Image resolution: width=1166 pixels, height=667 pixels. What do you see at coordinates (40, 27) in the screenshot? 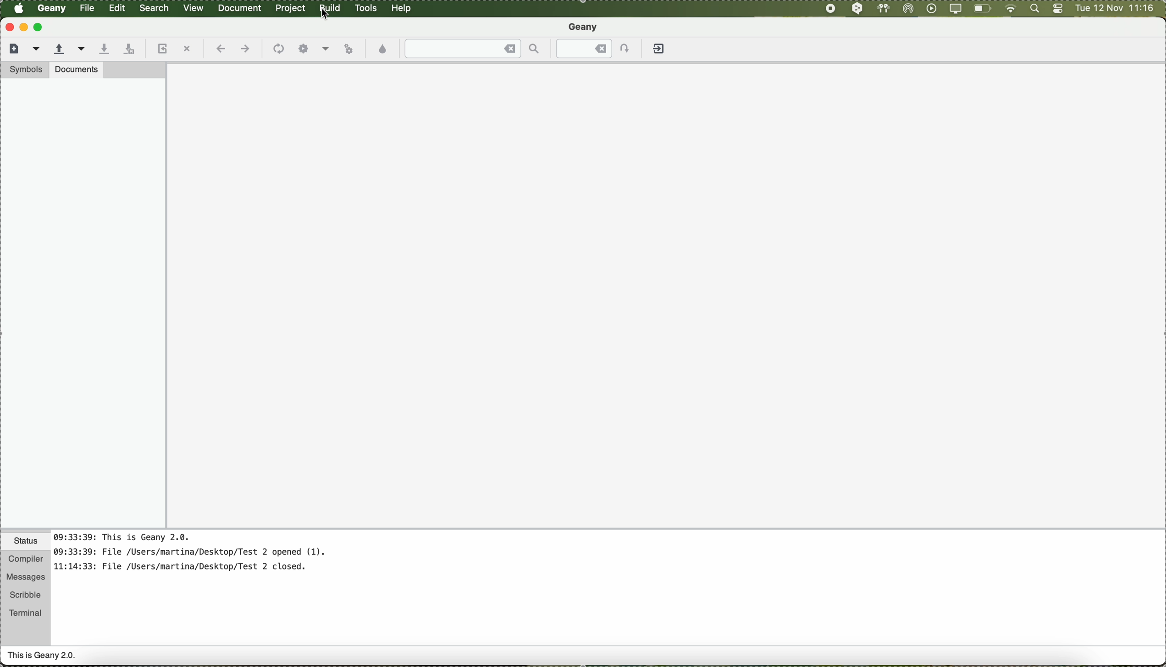
I see `maximize` at bounding box center [40, 27].